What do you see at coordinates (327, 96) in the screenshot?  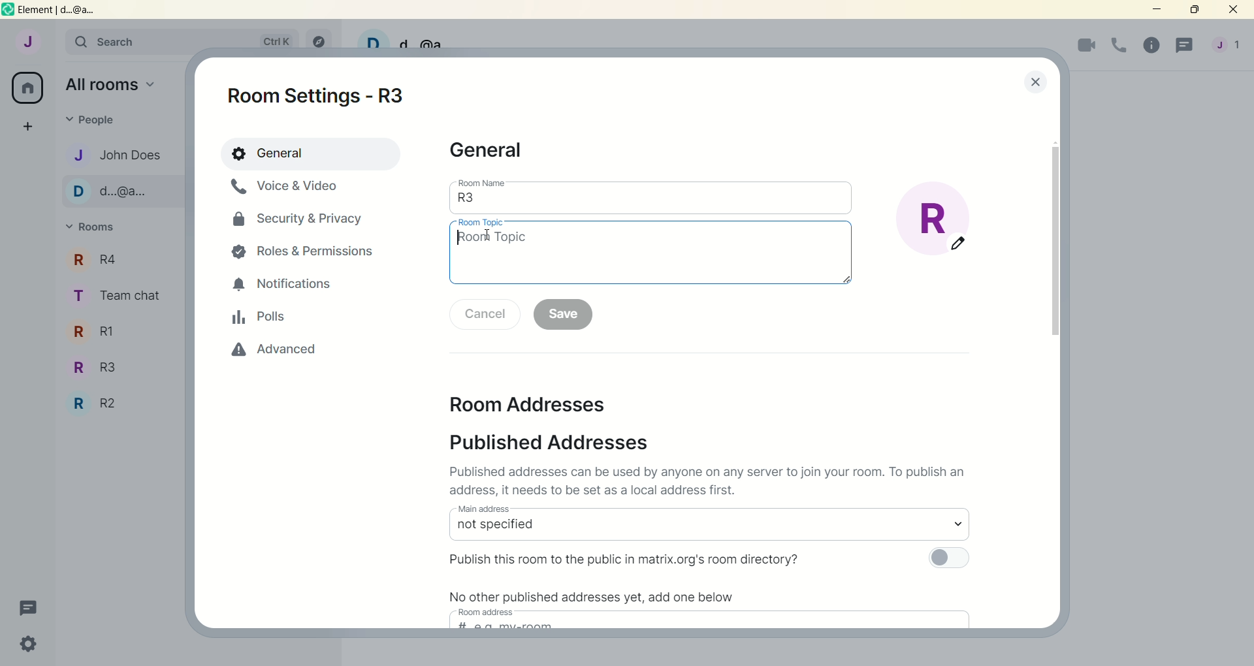 I see `room settings -R3` at bounding box center [327, 96].